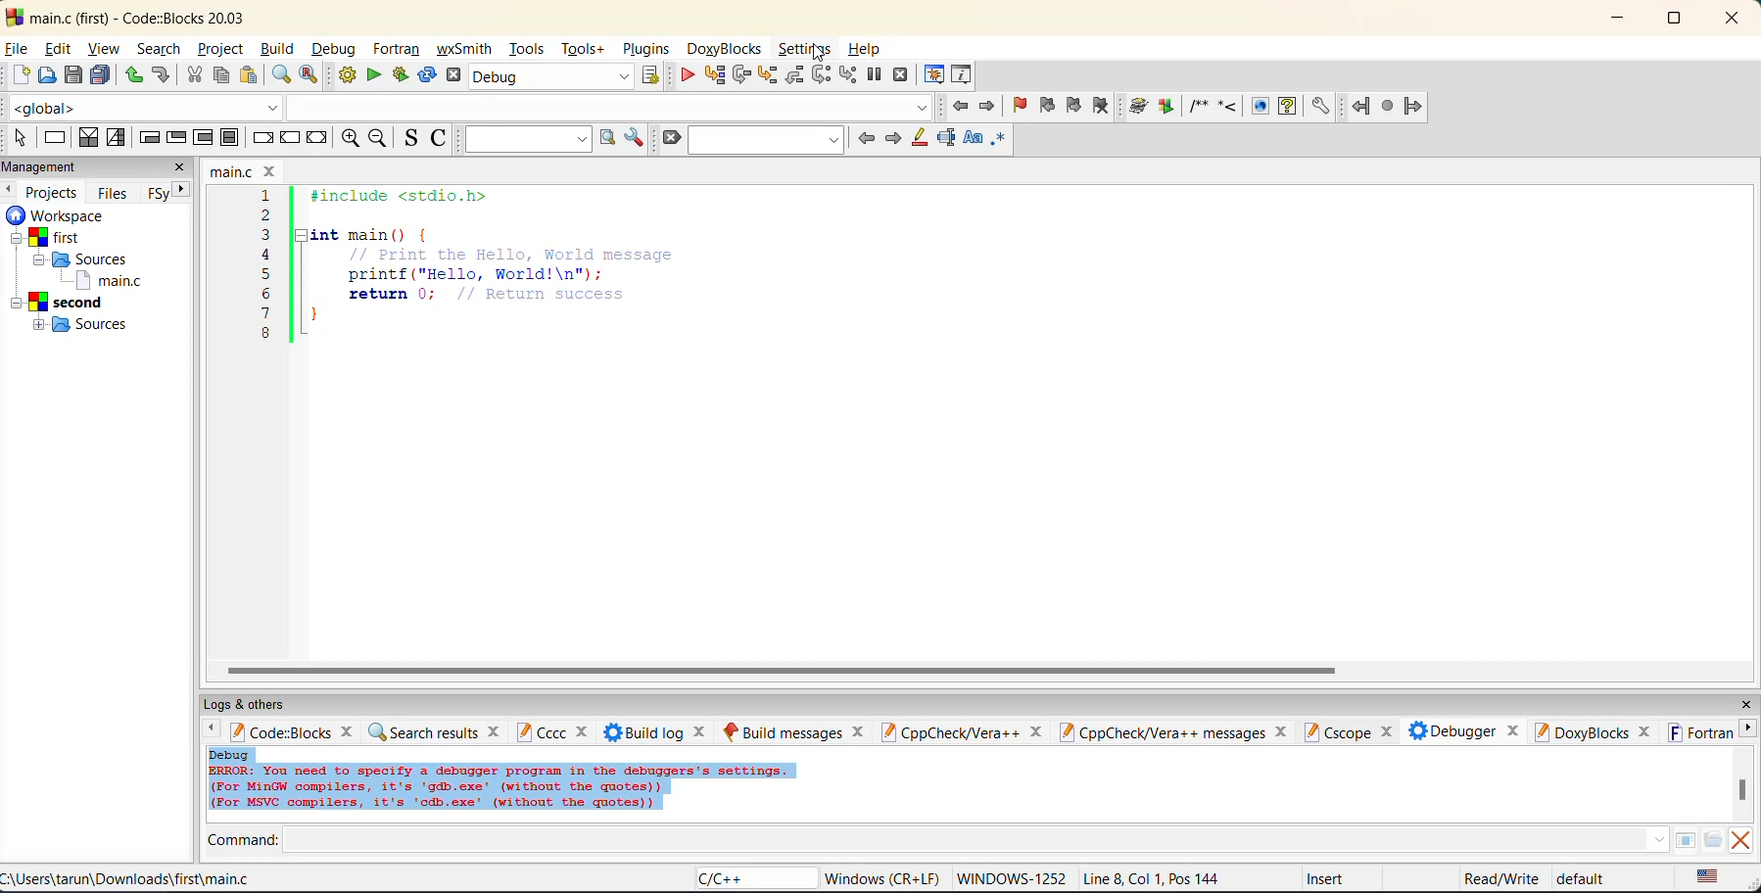  What do you see at coordinates (23, 76) in the screenshot?
I see `new file` at bounding box center [23, 76].